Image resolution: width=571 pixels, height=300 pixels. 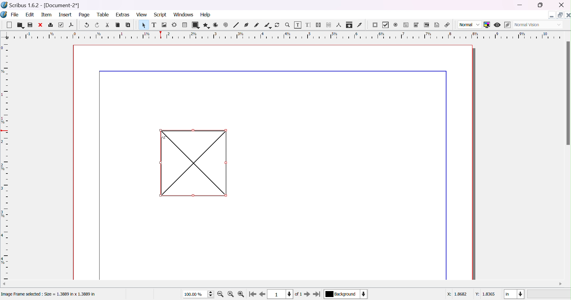 What do you see at coordinates (50, 24) in the screenshot?
I see `print` at bounding box center [50, 24].